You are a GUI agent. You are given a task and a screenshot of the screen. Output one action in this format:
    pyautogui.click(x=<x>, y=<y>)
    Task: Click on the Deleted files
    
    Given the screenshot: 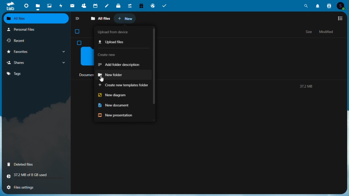 What is the action you would take?
    pyautogui.click(x=35, y=165)
    